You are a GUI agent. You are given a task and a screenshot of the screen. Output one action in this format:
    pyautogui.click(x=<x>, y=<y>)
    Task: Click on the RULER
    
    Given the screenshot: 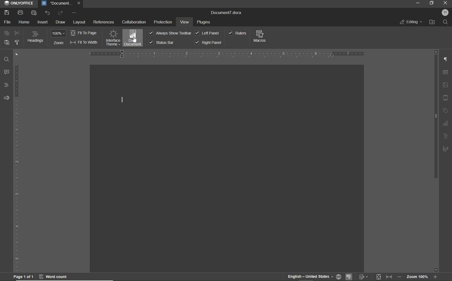 What is the action you would take?
    pyautogui.click(x=16, y=168)
    